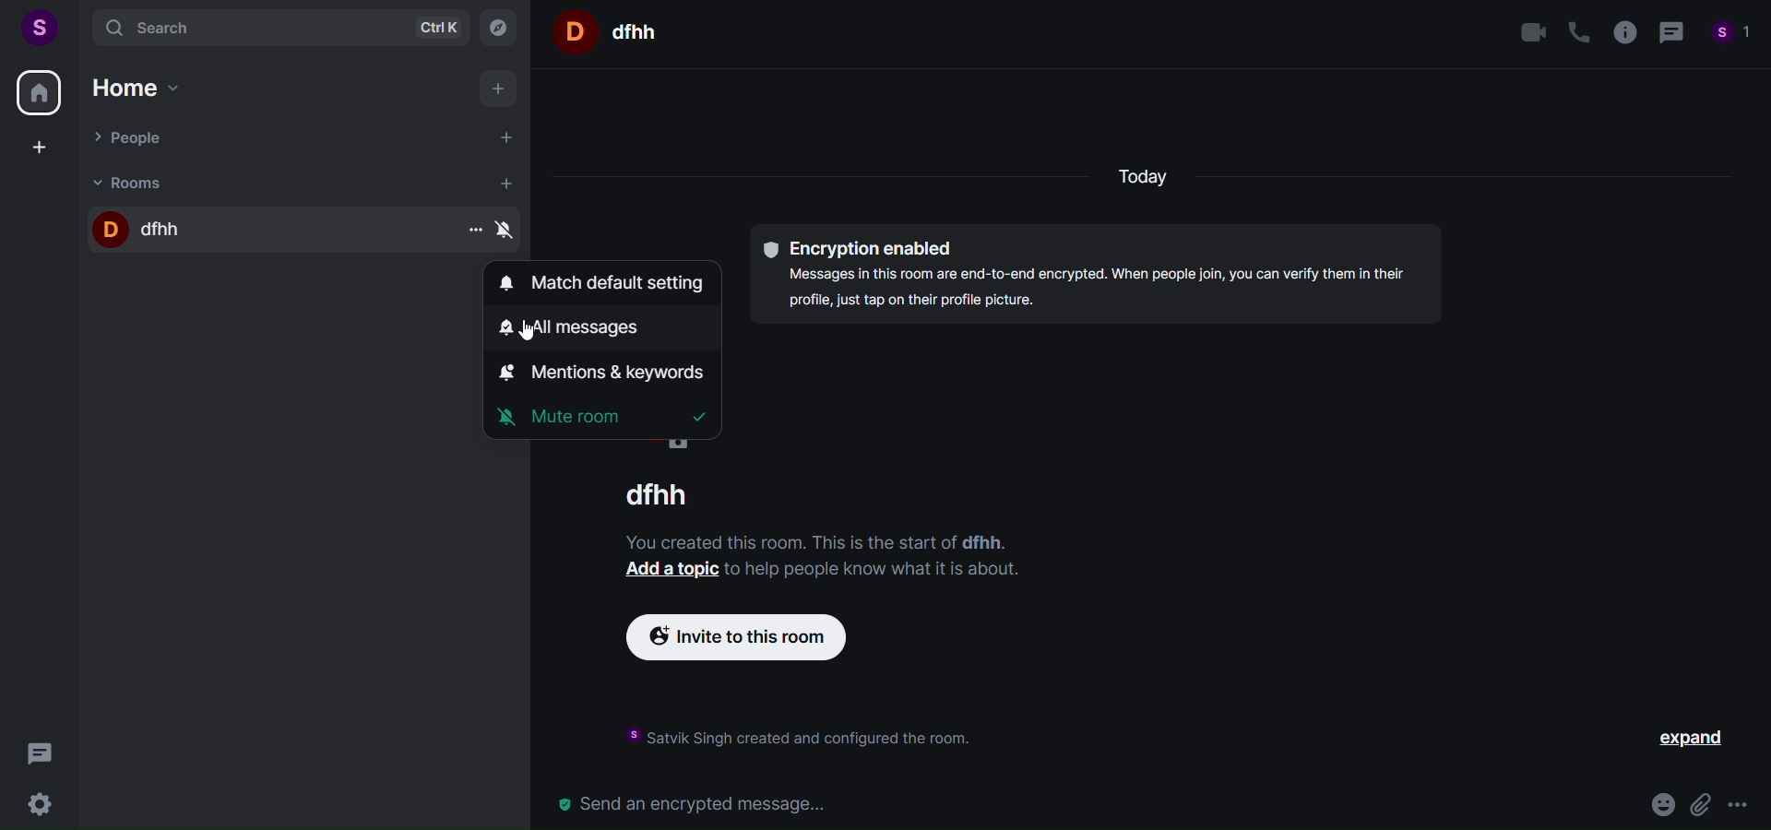  Describe the element at coordinates (1150, 180) in the screenshot. I see `Today` at that location.